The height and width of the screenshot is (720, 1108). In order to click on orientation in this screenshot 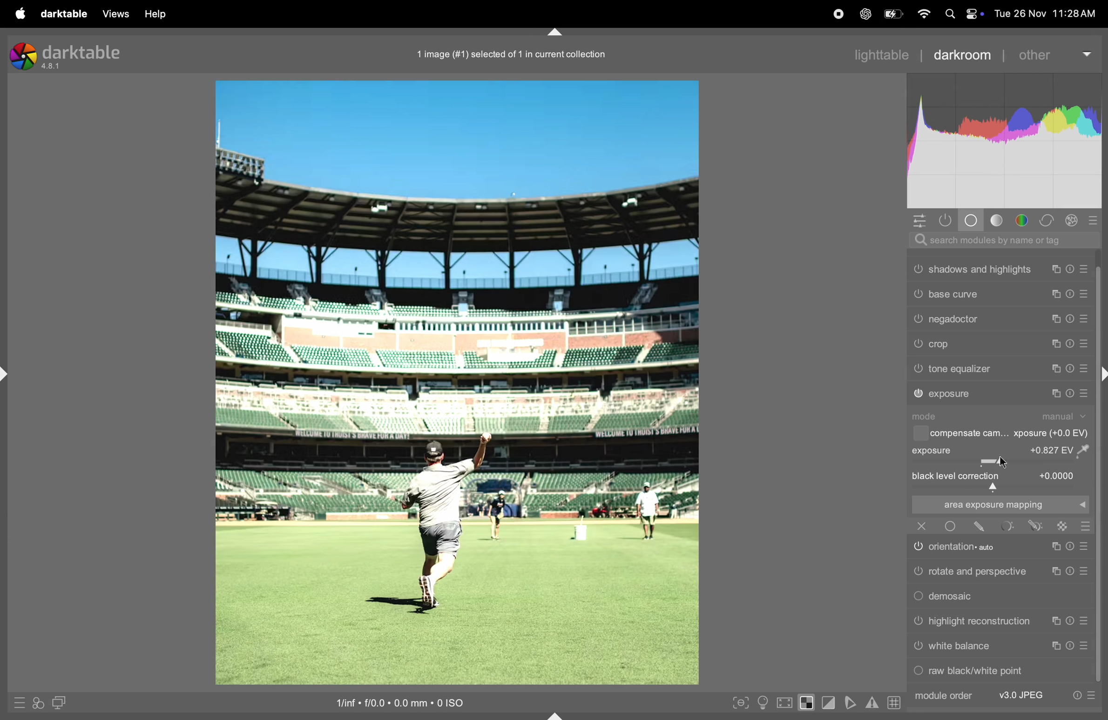, I will do `click(970, 546)`.